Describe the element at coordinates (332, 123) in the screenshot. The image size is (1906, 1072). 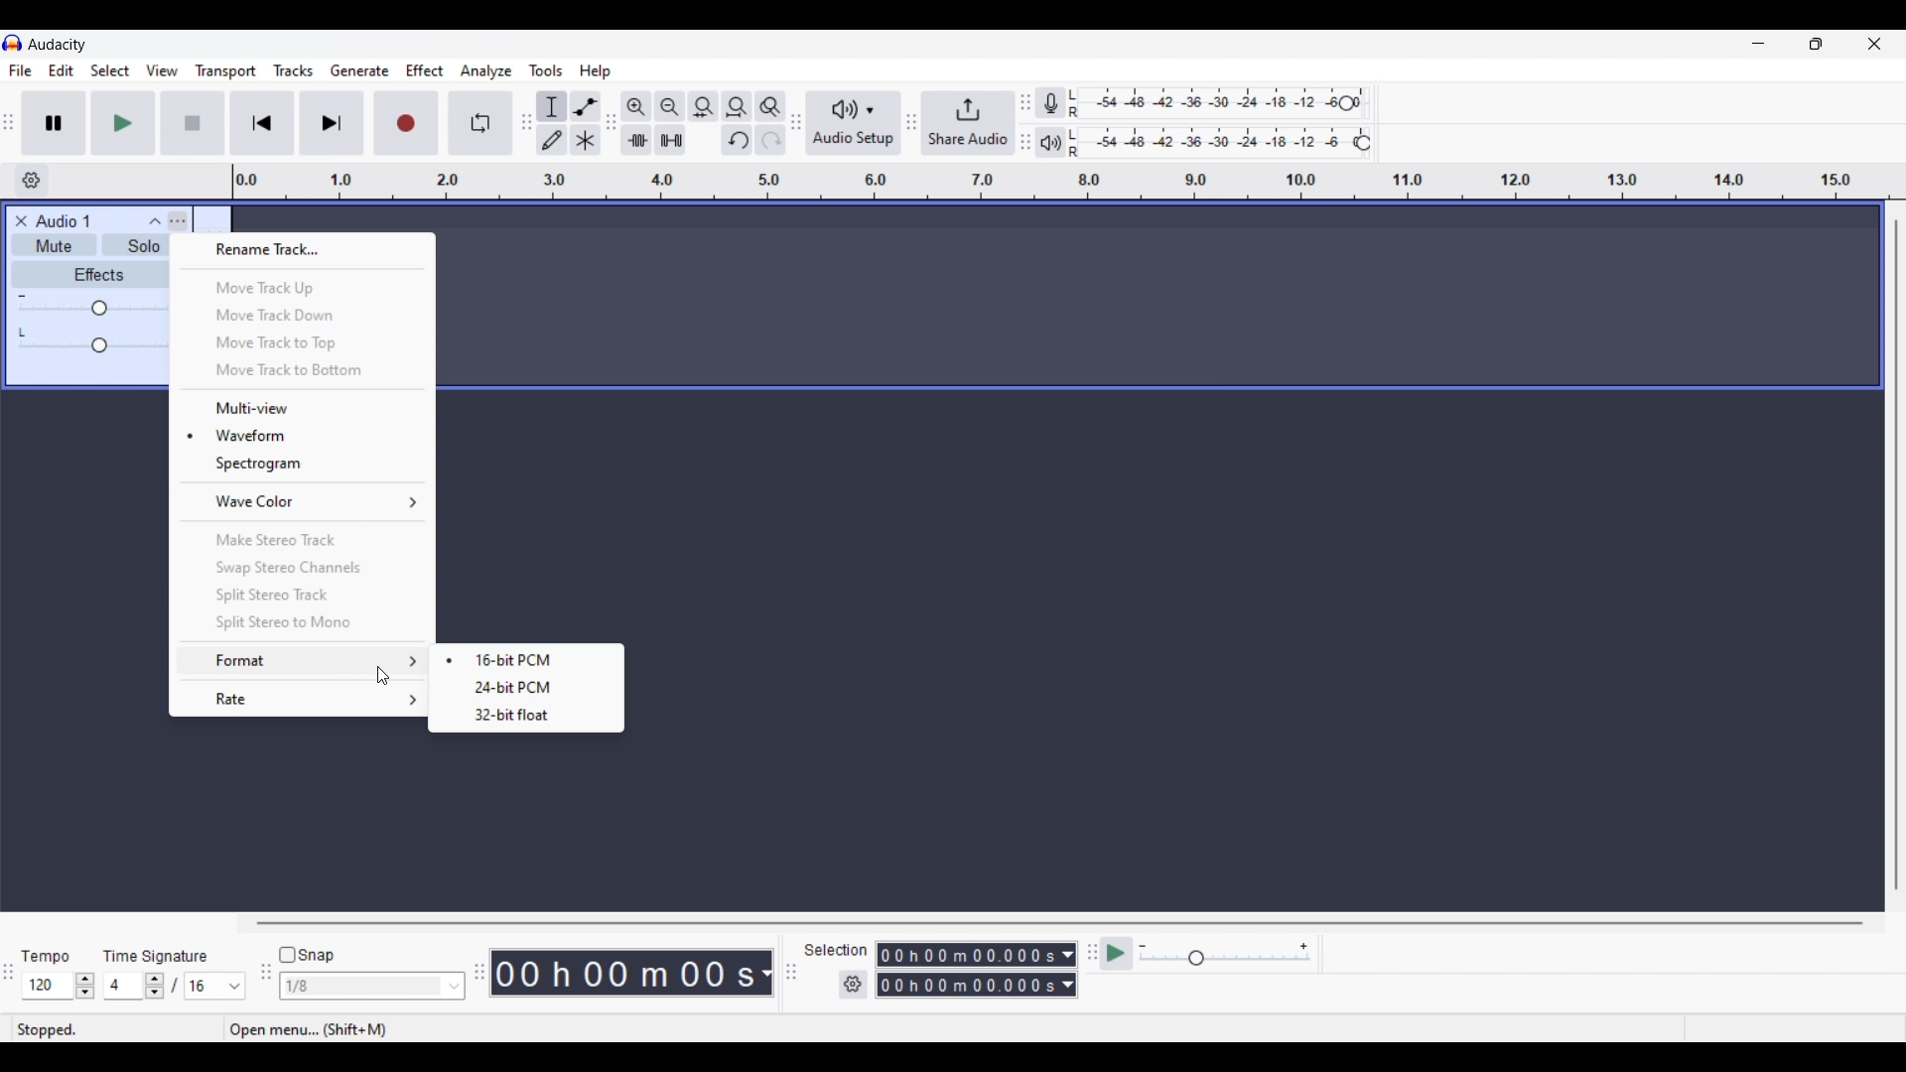
I see `Skip to end/Select to end` at that location.